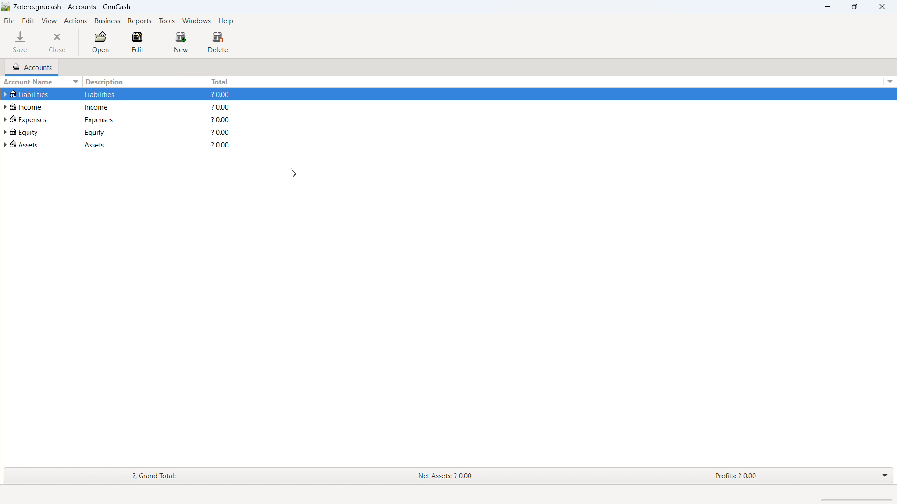 The image size is (897, 504). Describe the element at coordinates (41, 83) in the screenshot. I see `sort by account name` at that location.